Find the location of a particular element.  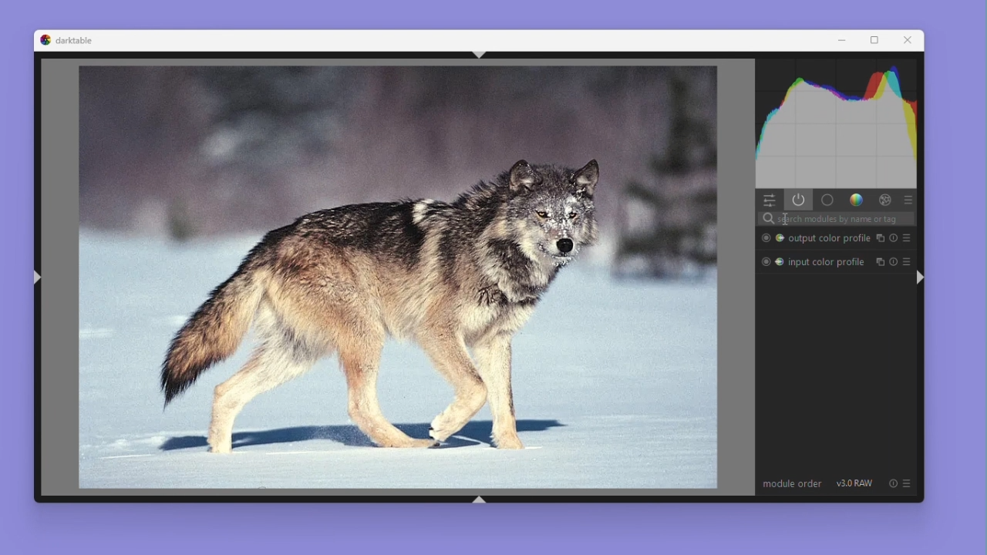

Output colour profile is located at coordinates (812, 238).